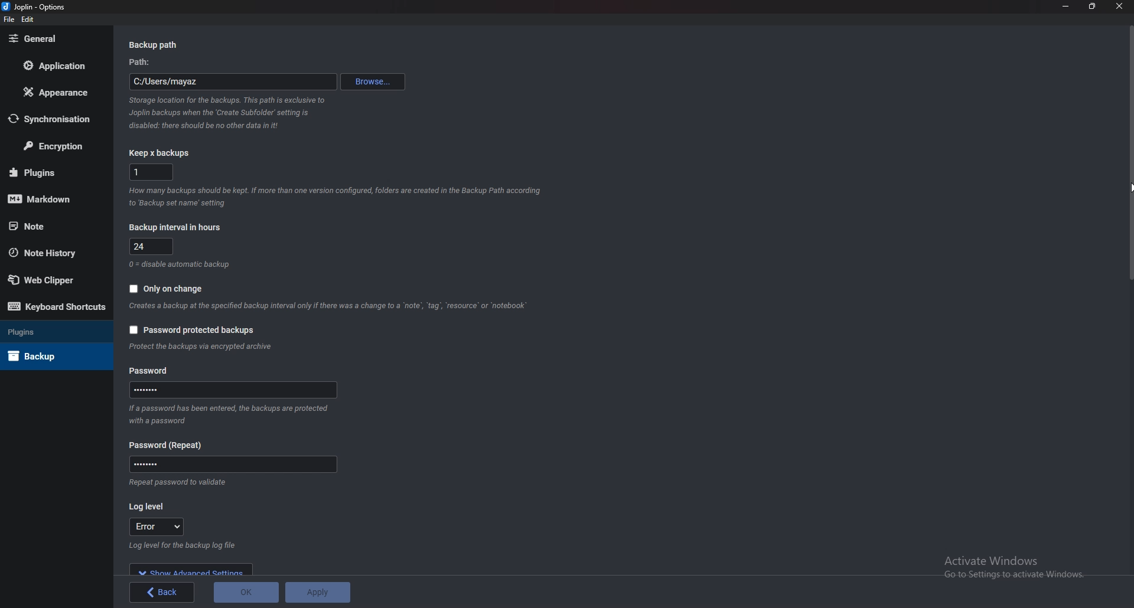 The height and width of the screenshot is (608, 1134). What do you see at coordinates (51, 226) in the screenshot?
I see `note` at bounding box center [51, 226].